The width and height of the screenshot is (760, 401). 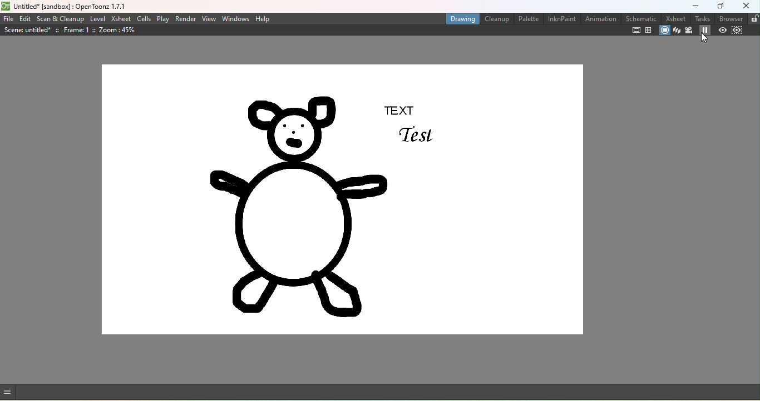 What do you see at coordinates (705, 29) in the screenshot?
I see `Freeze` at bounding box center [705, 29].